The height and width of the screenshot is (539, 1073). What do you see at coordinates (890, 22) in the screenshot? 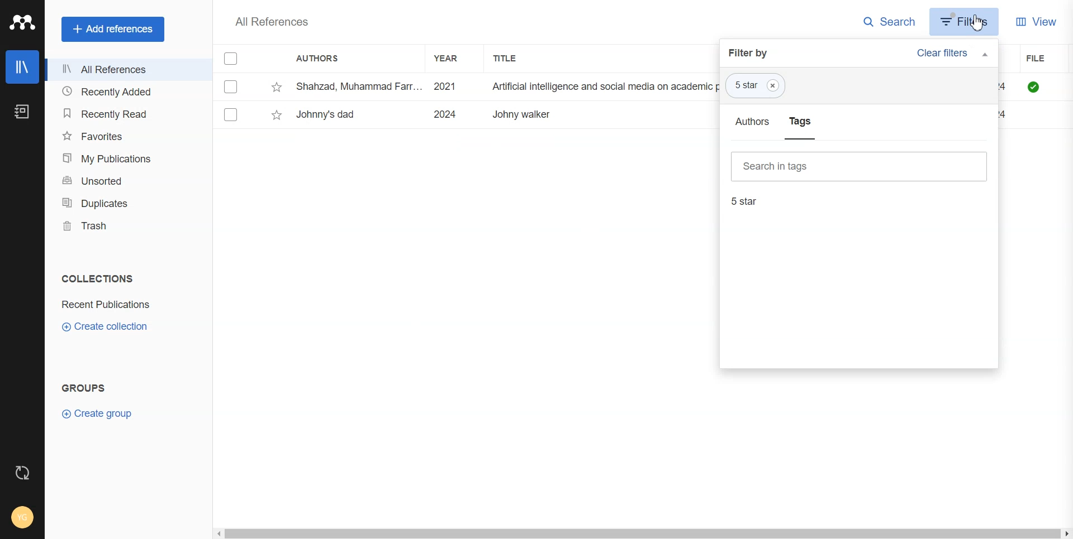
I see `Search` at bounding box center [890, 22].